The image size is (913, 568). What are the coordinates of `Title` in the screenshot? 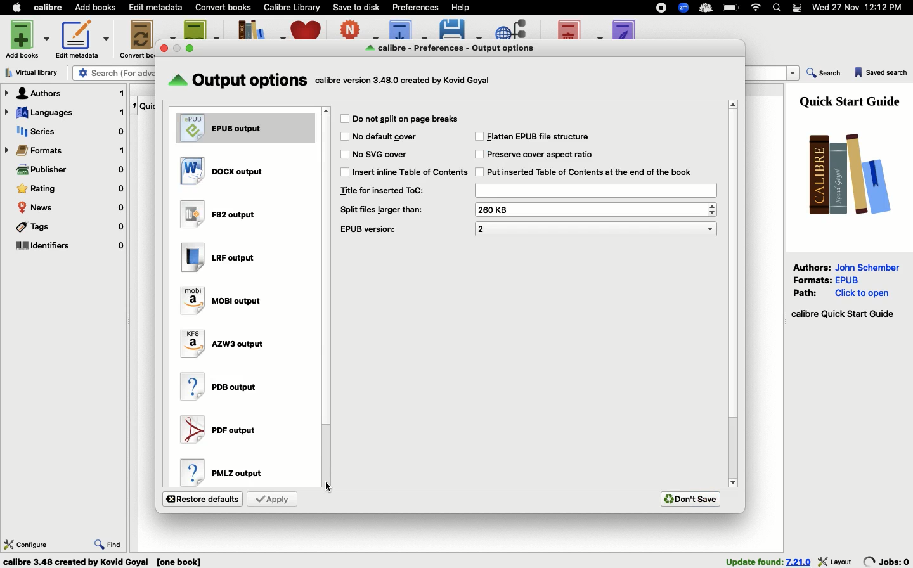 It's located at (382, 190).